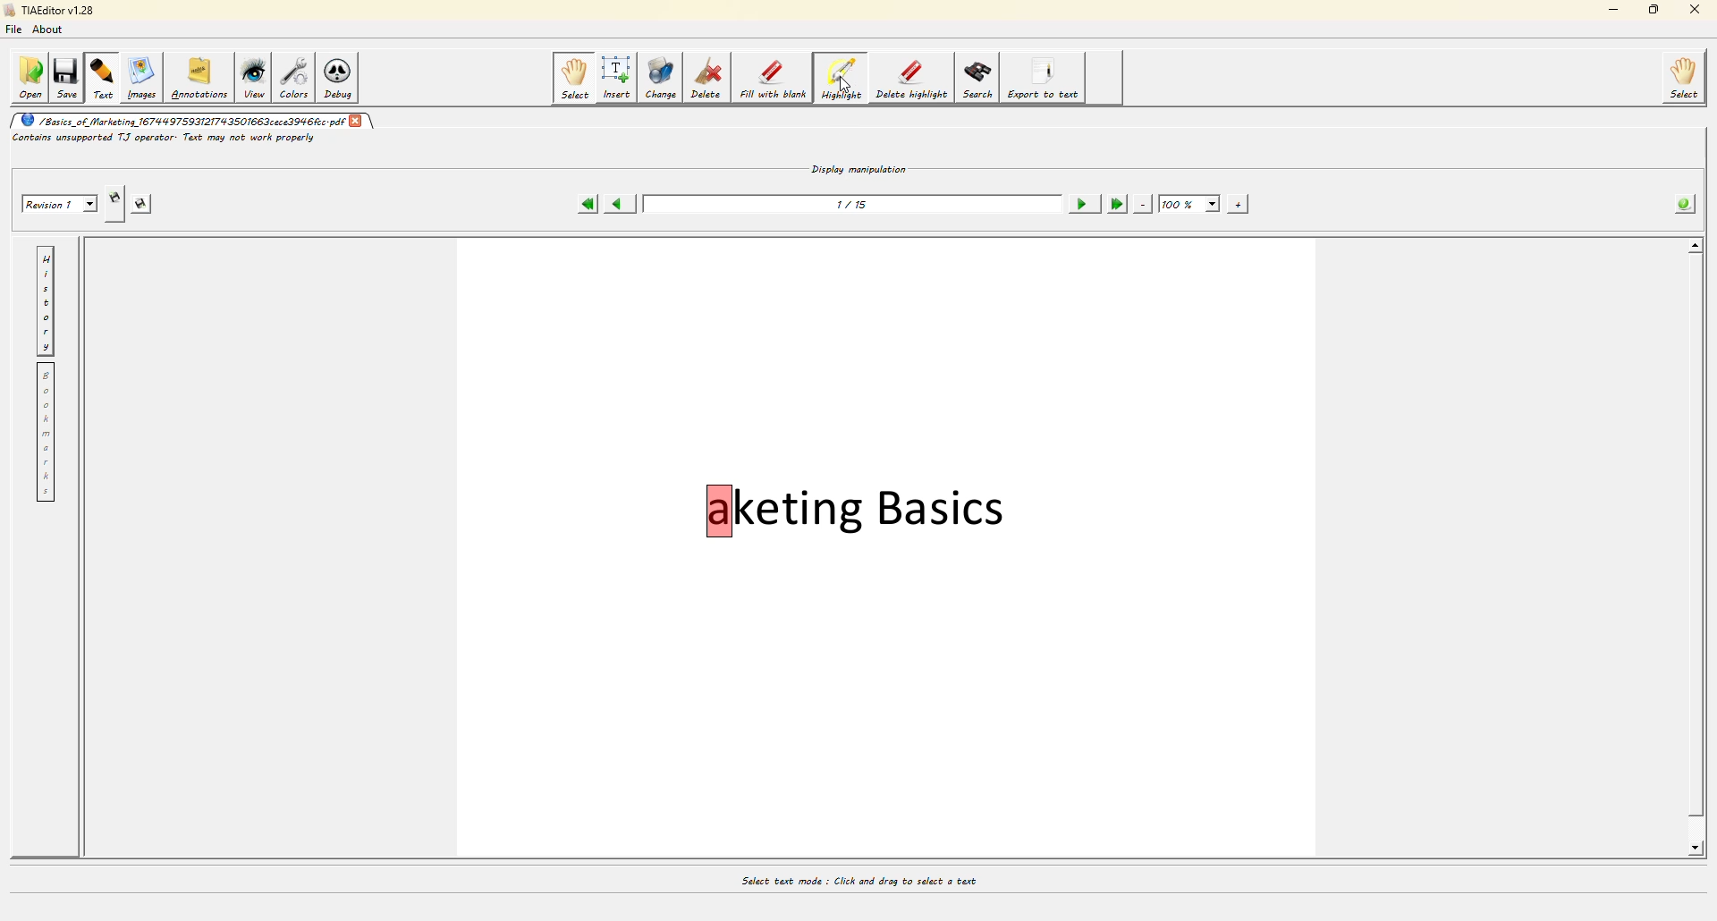  I want to click on debug, so click(344, 79).